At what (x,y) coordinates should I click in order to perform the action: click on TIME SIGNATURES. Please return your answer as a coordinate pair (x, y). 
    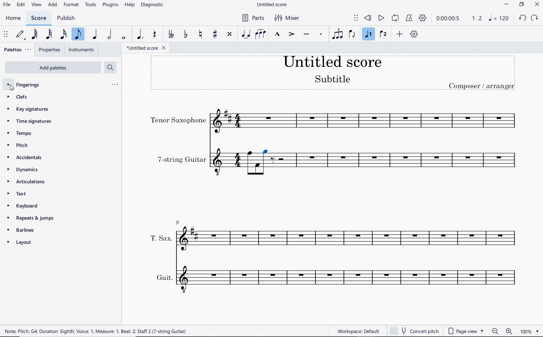
    Looking at the image, I should click on (33, 122).